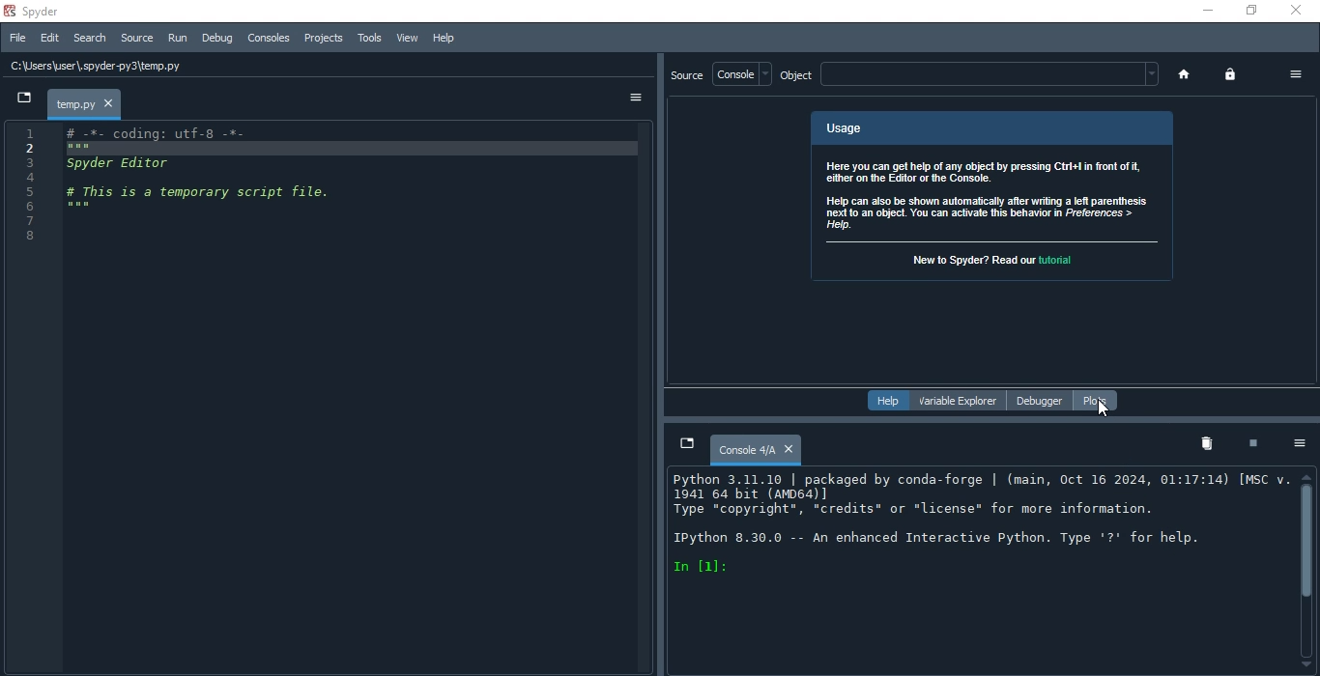 This screenshot has height=676, width=1320. Describe the element at coordinates (1248, 10) in the screenshot. I see `restore` at that location.